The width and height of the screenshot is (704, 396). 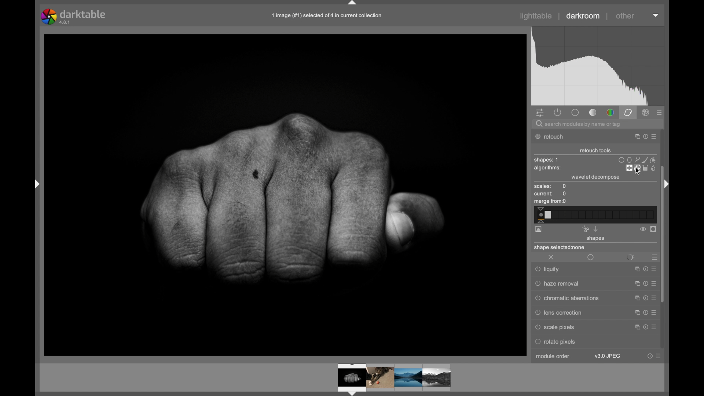 What do you see at coordinates (558, 284) in the screenshot?
I see `haze removal` at bounding box center [558, 284].